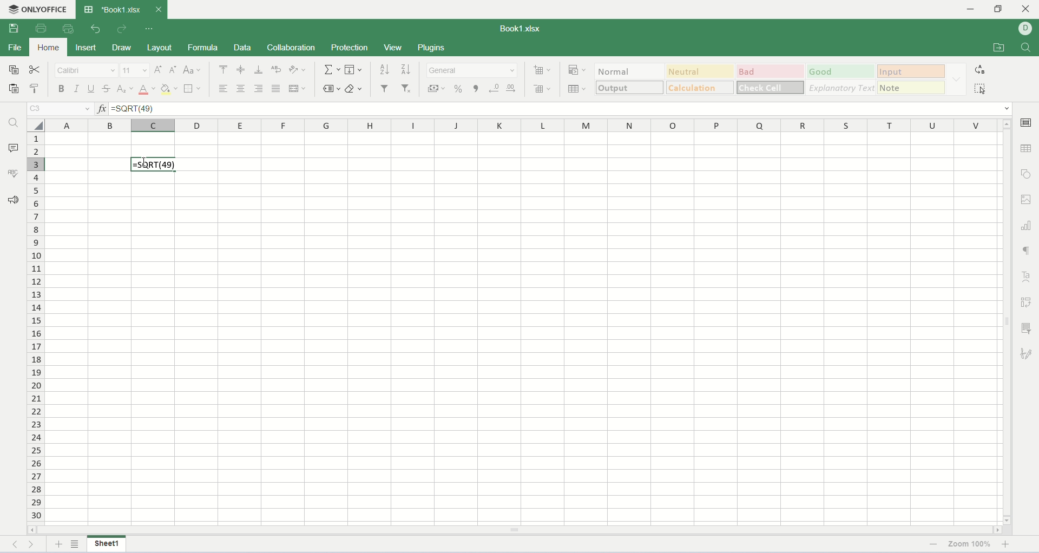 The image size is (1039, 553). Describe the element at coordinates (144, 164) in the screenshot. I see `cursor` at that location.